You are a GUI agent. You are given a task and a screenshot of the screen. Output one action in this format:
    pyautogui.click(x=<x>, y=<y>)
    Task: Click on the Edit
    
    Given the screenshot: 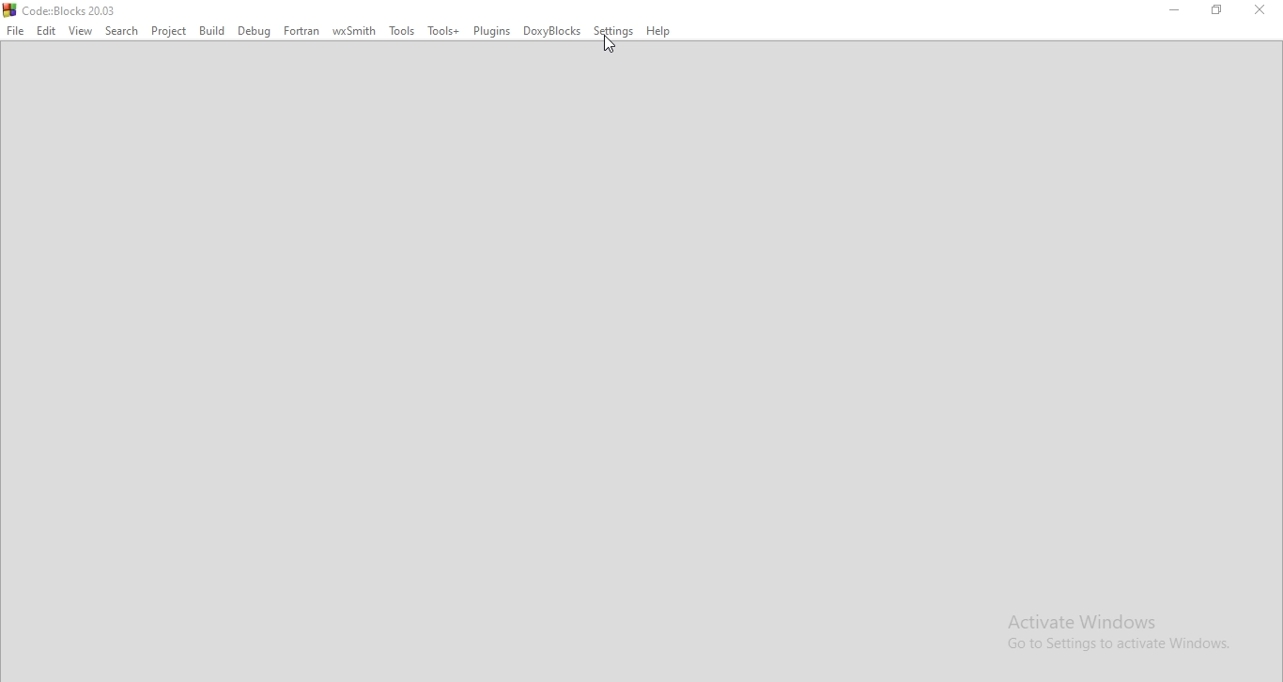 What is the action you would take?
    pyautogui.click(x=46, y=31)
    